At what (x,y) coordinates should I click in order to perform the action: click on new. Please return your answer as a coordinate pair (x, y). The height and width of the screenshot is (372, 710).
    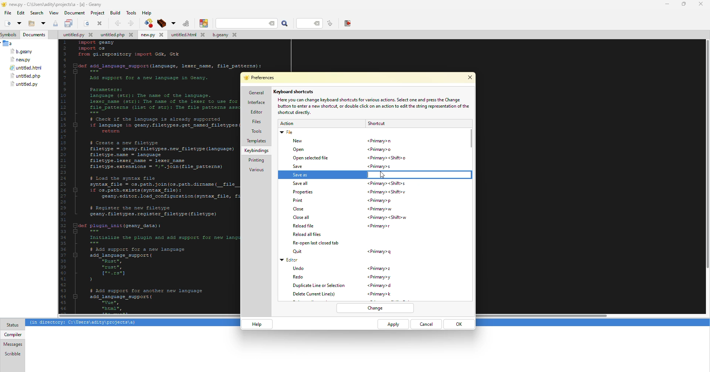
    Looking at the image, I should click on (296, 141).